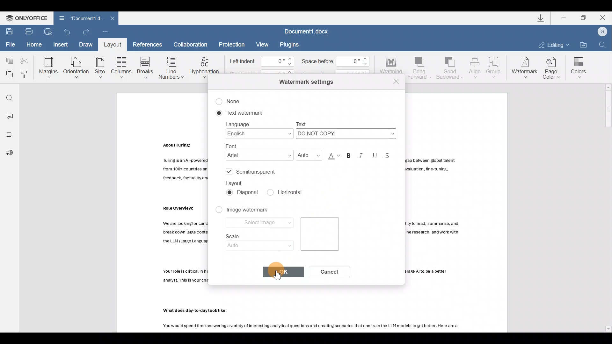 The image size is (612, 344). I want to click on Text, so click(349, 130).